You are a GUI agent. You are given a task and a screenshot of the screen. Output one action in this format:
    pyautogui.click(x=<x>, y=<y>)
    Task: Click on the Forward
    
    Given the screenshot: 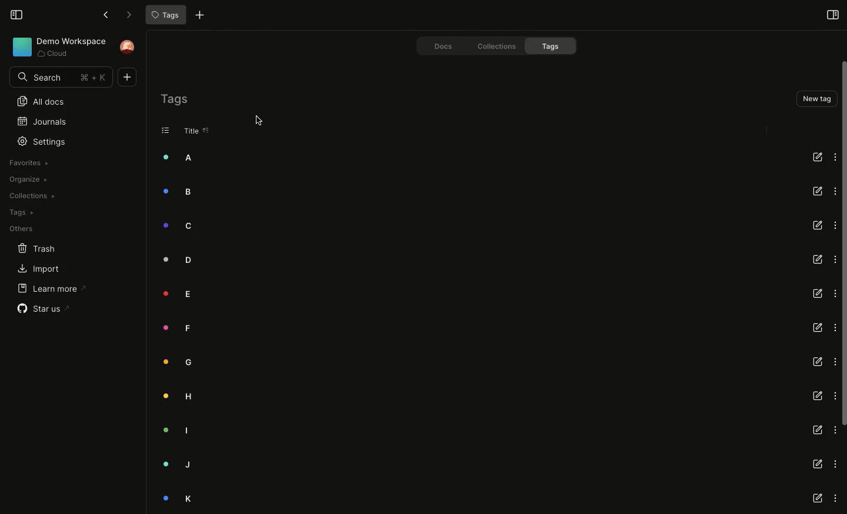 What is the action you would take?
    pyautogui.click(x=125, y=15)
    